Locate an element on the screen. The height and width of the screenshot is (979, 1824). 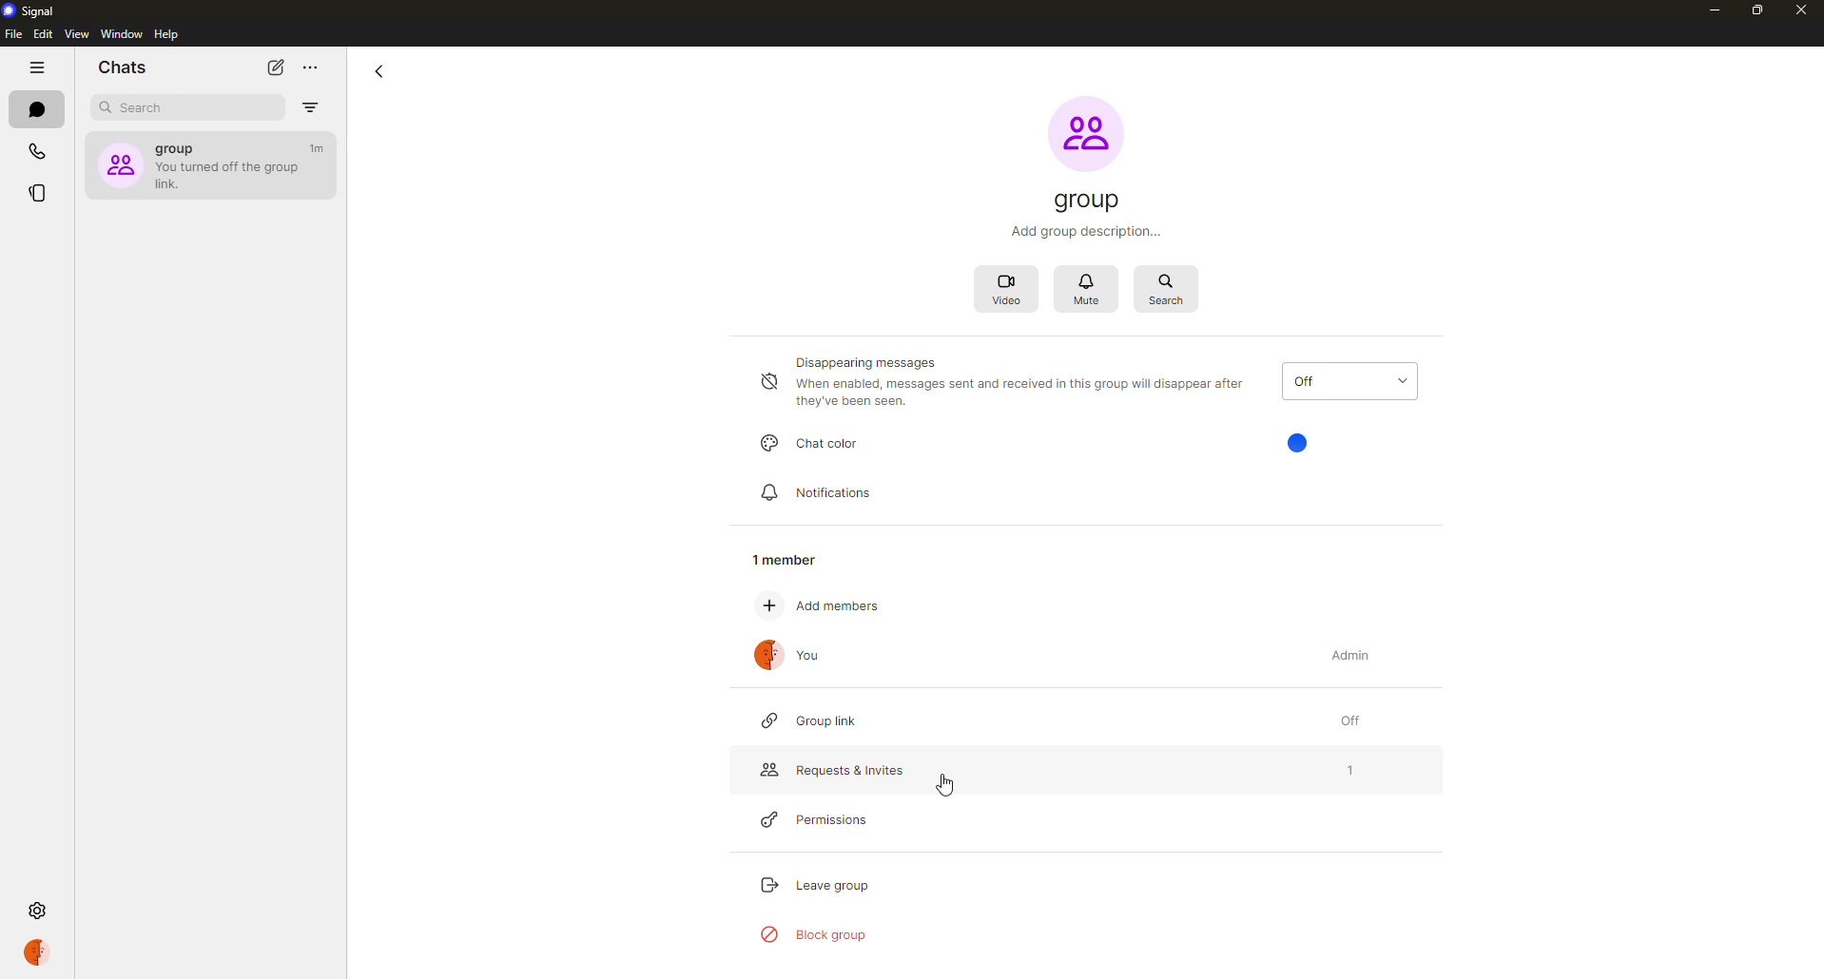
add description is located at coordinates (1086, 232).